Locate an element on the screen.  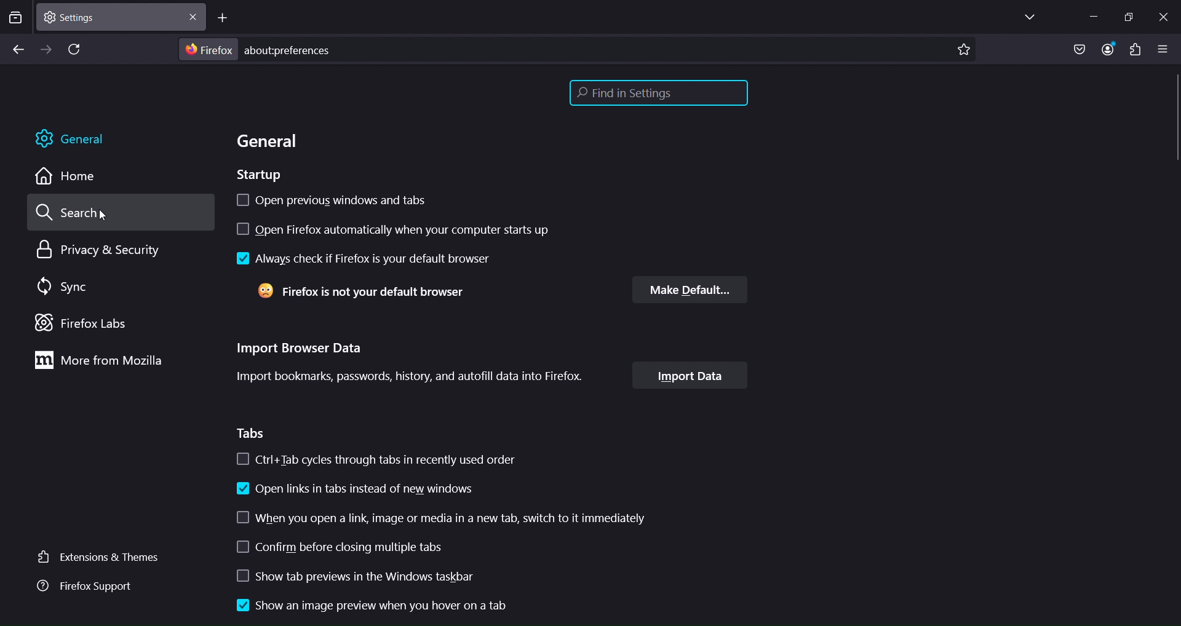
home is located at coordinates (70, 177).